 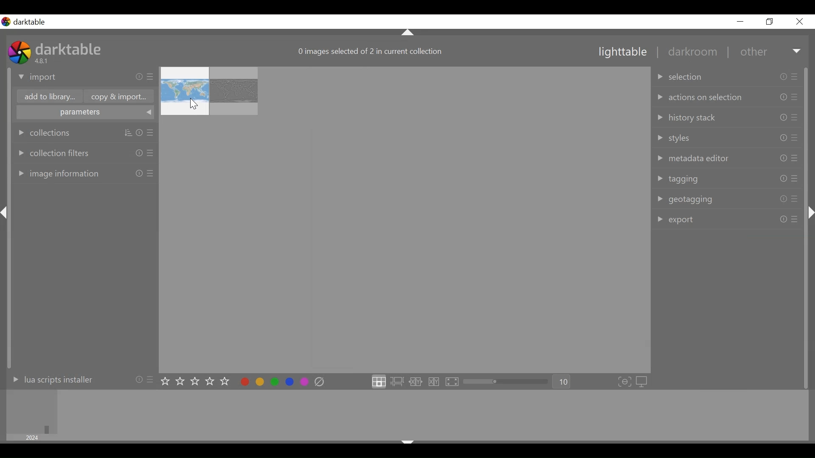 What do you see at coordinates (416, 382) in the screenshot?
I see `click to enter culling layout in fixed mode` at bounding box center [416, 382].